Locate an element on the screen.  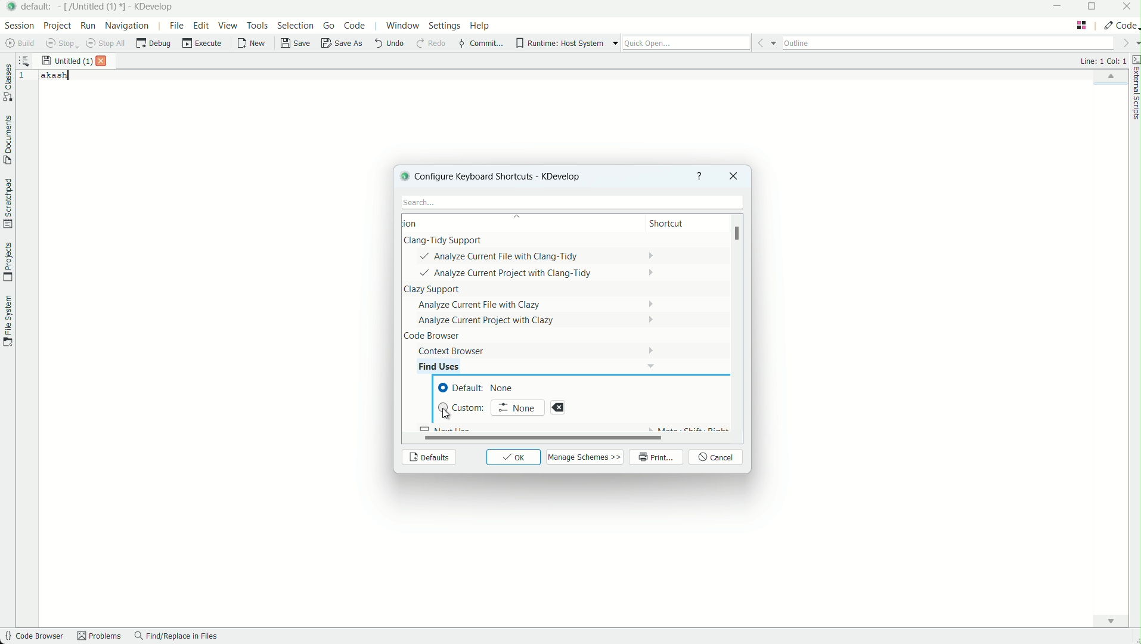
project menu is located at coordinates (57, 26).